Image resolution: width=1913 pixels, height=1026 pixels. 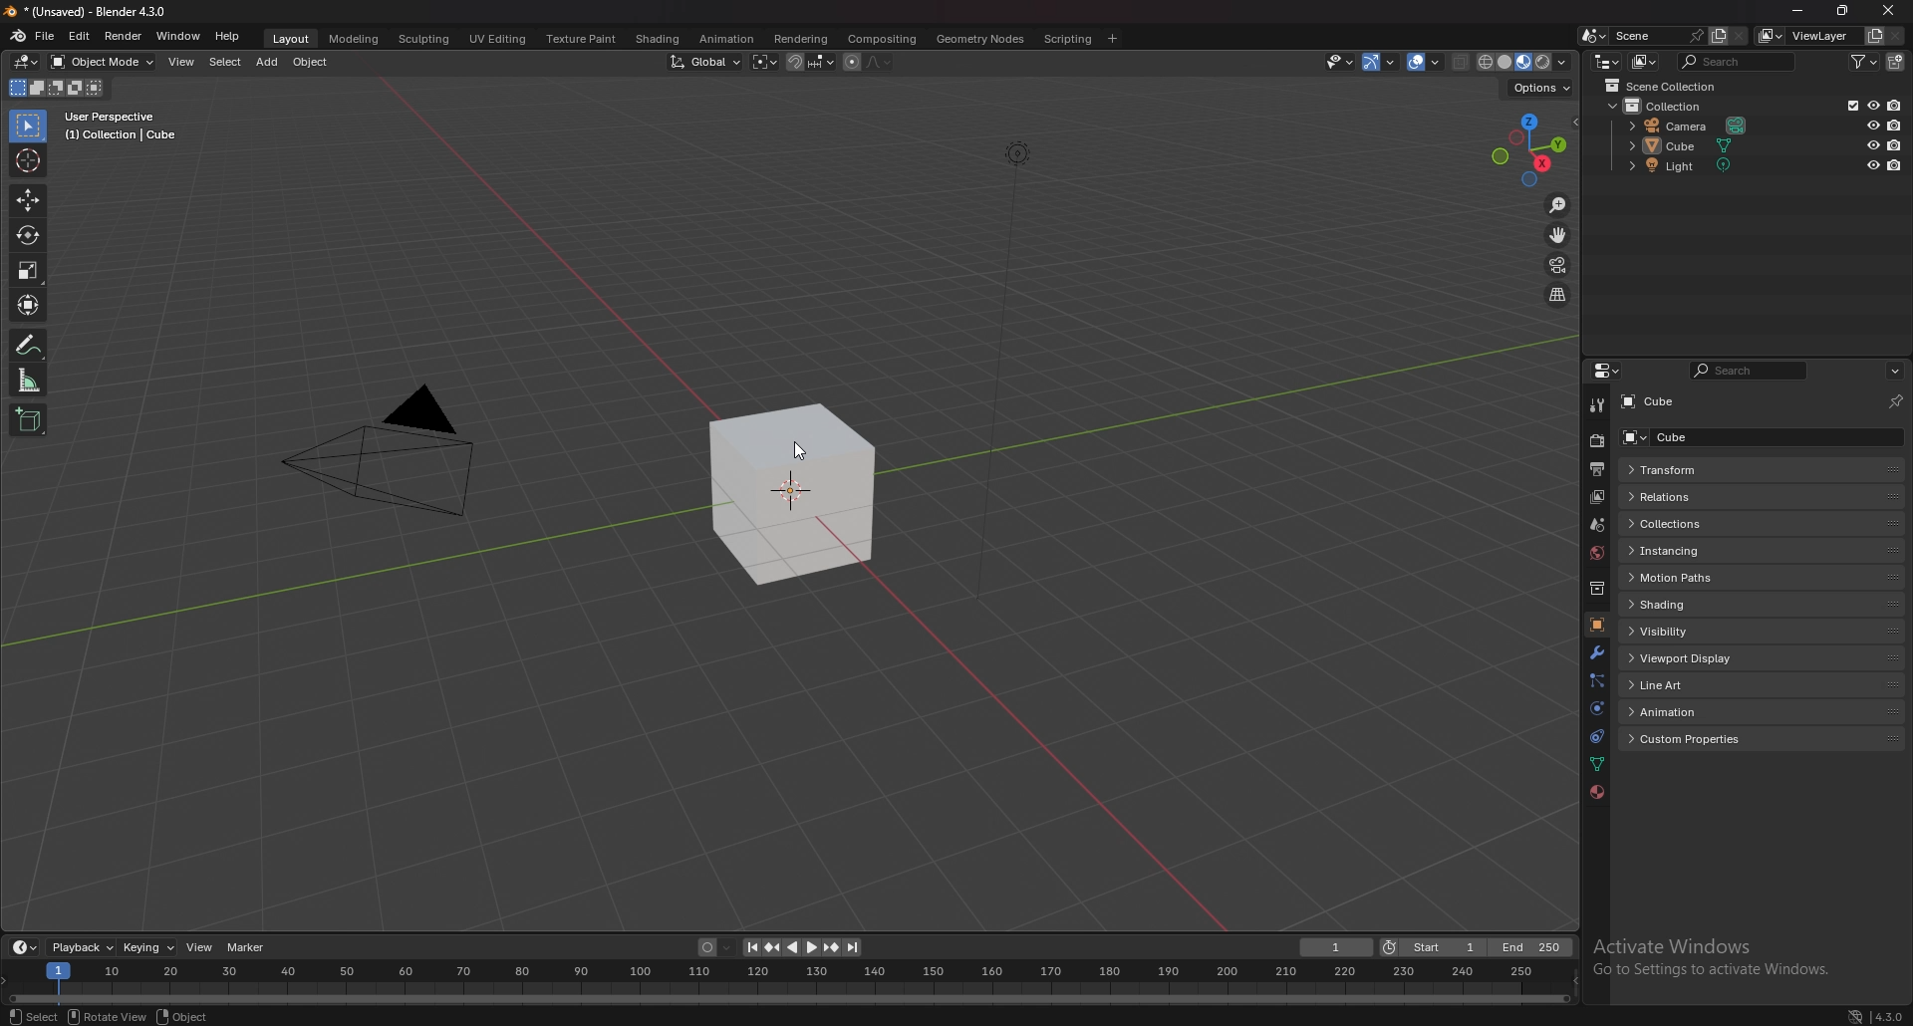 I want to click on render, so click(x=123, y=37).